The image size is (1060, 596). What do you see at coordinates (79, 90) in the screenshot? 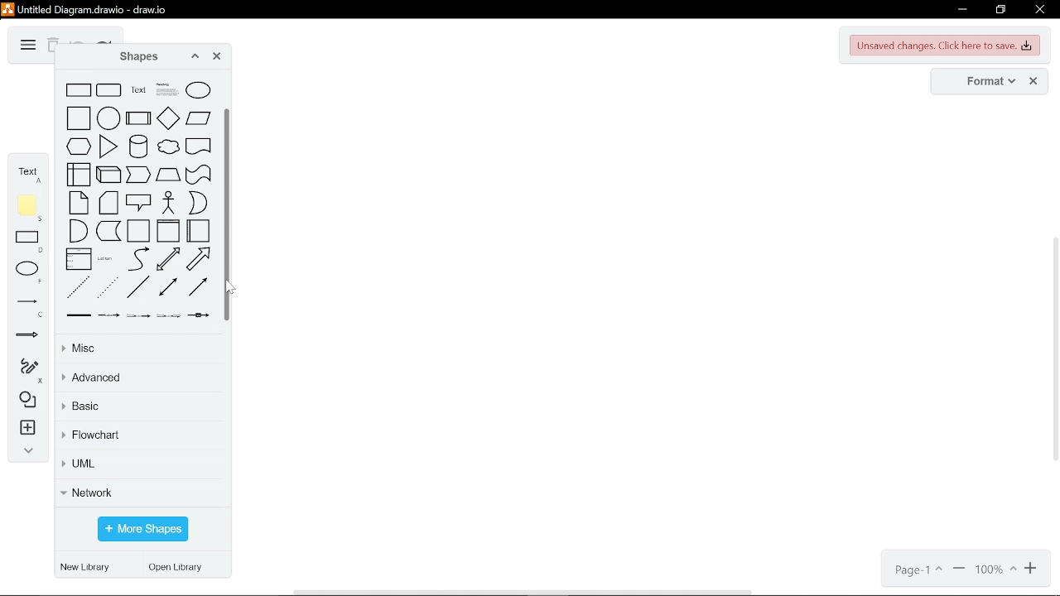
I see `rectangle` at bounding box center [79, 90].